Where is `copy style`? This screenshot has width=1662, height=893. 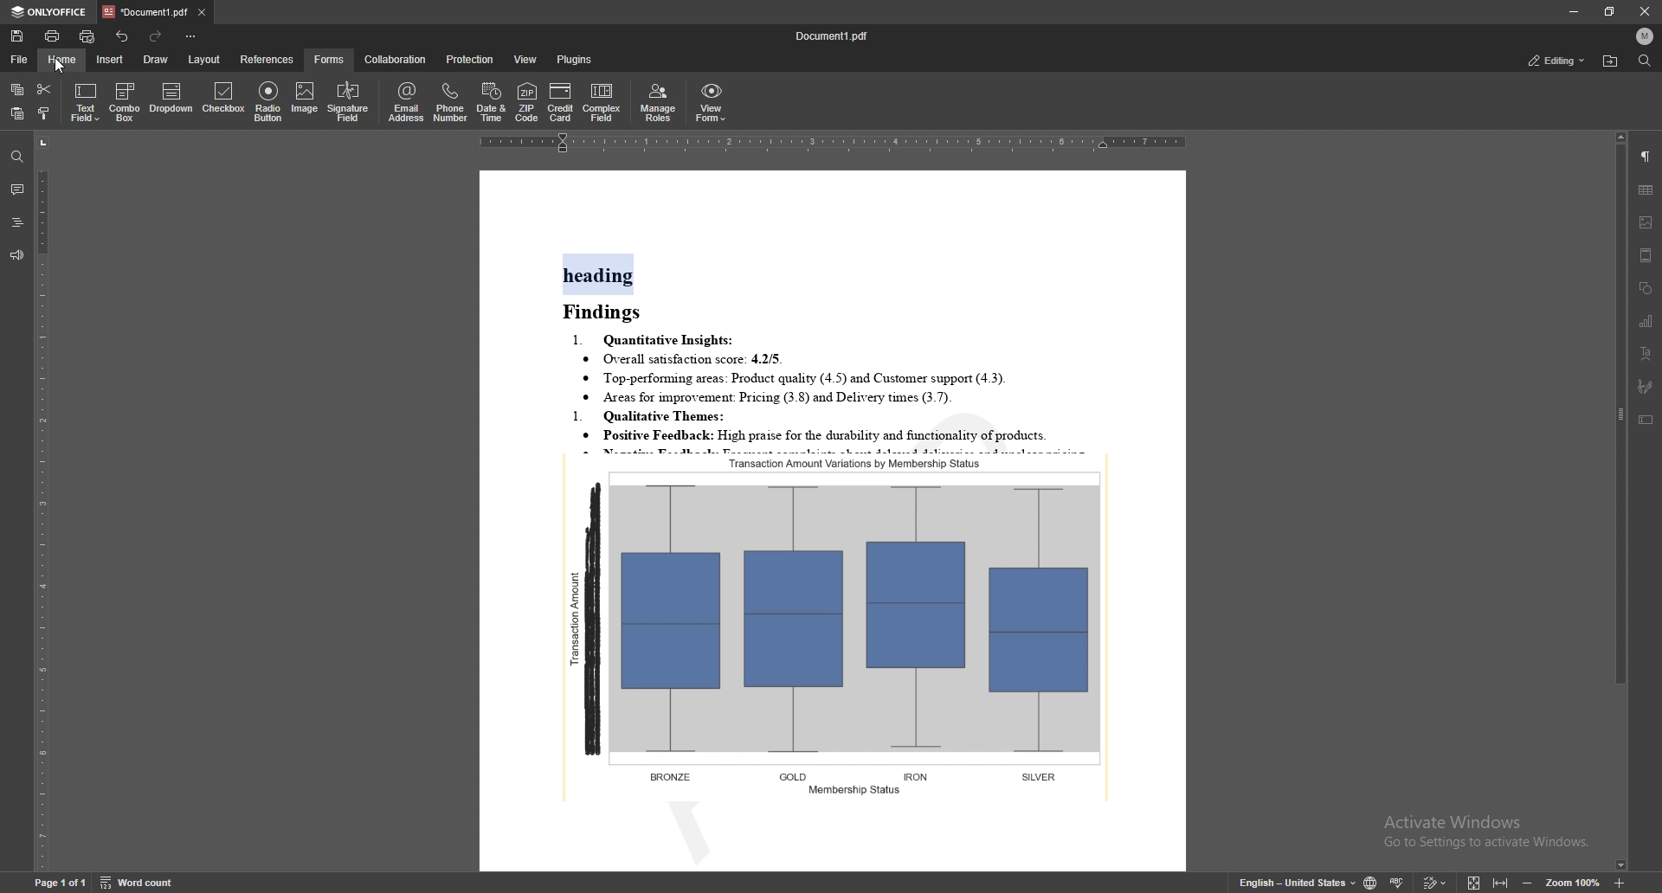
copy style is located at coordinates (46, 112).